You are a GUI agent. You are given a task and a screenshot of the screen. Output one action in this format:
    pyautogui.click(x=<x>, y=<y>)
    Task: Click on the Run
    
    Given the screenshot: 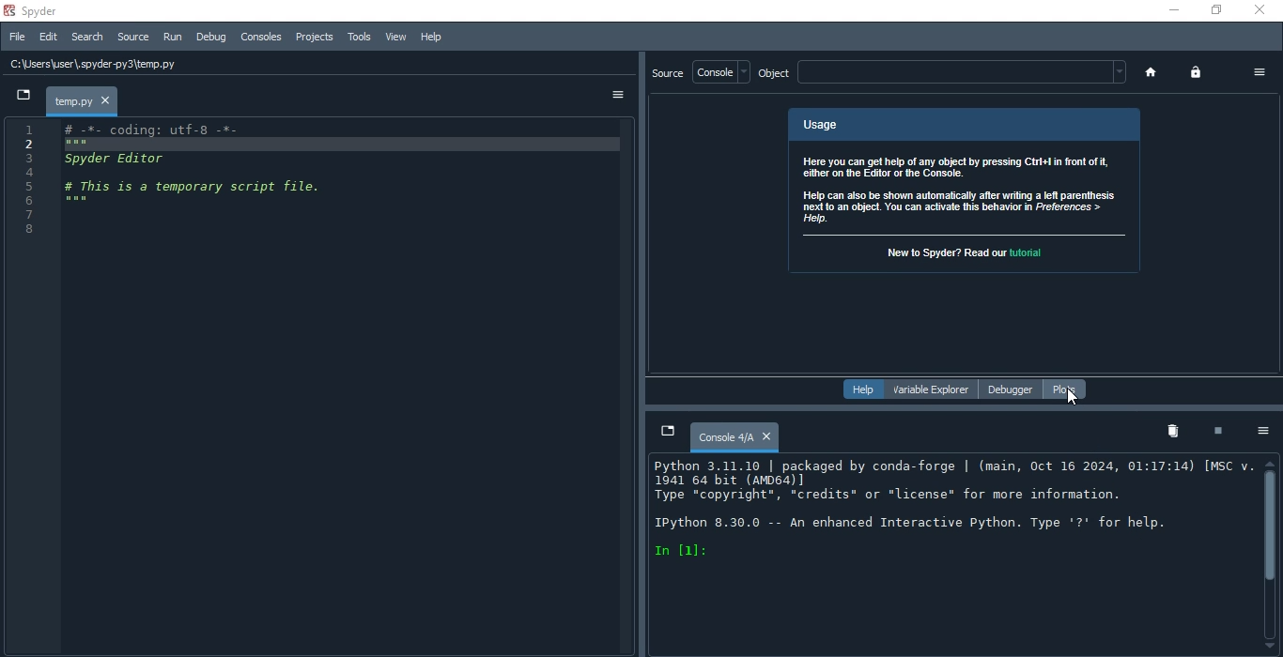 What is the action you would take?
    pyautogui.click(x=169, y=37)
    